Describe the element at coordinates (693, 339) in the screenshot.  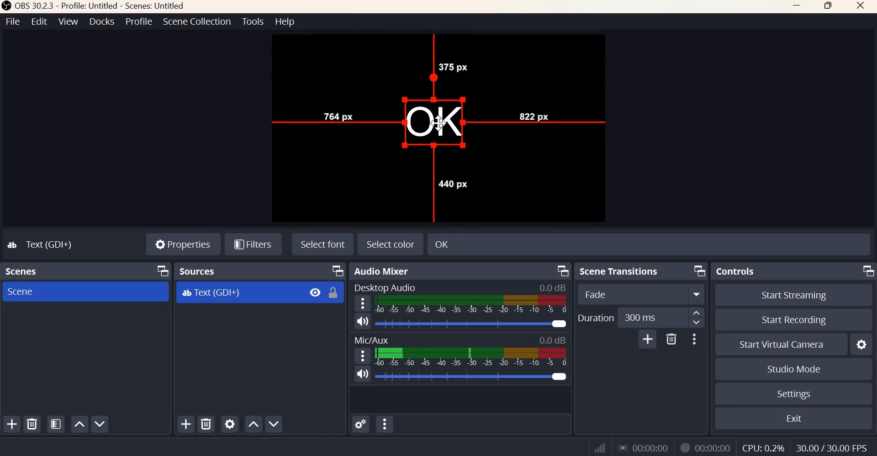
I see `More Options` at that location.